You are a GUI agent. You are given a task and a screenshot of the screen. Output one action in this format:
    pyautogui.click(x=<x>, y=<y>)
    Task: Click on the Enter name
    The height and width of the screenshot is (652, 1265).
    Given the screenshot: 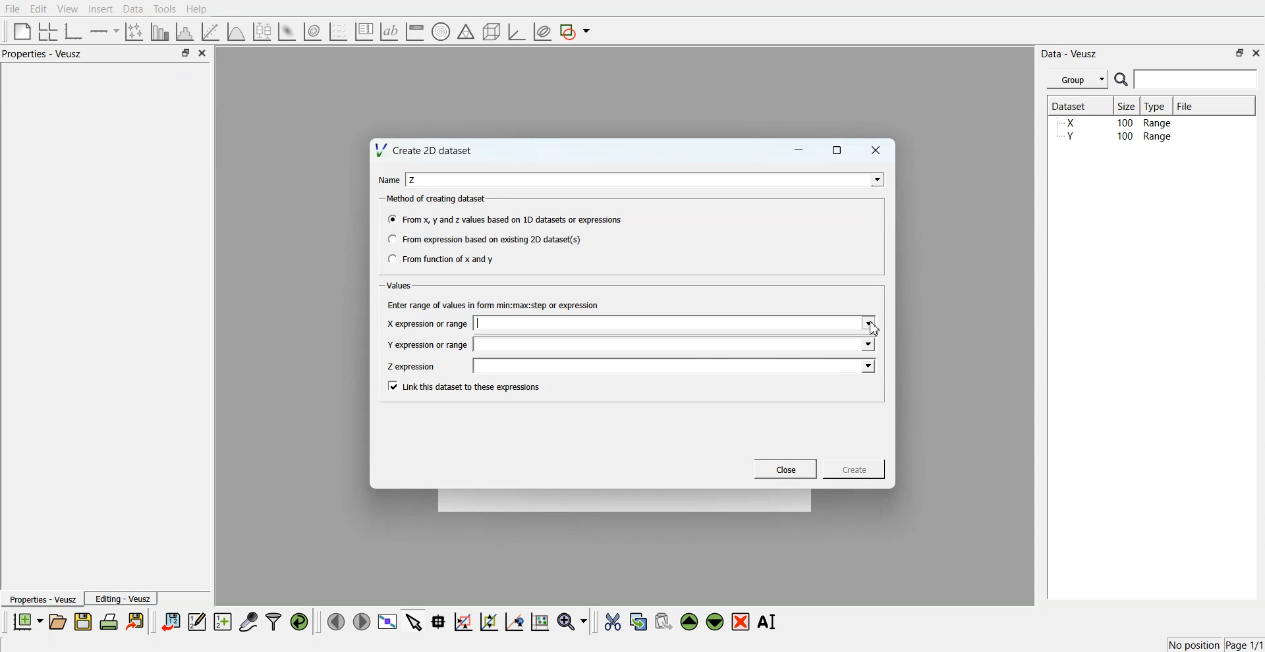 What is the action you would take?
    pyautogui.click(x=676, y=344)
    